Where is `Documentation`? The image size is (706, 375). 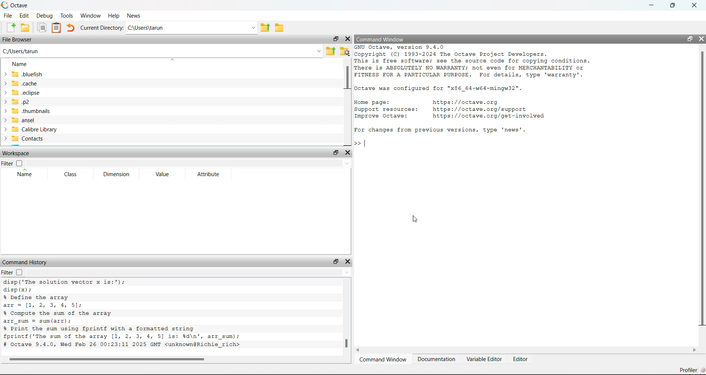
Documentation is located at coordinates (437, 360).